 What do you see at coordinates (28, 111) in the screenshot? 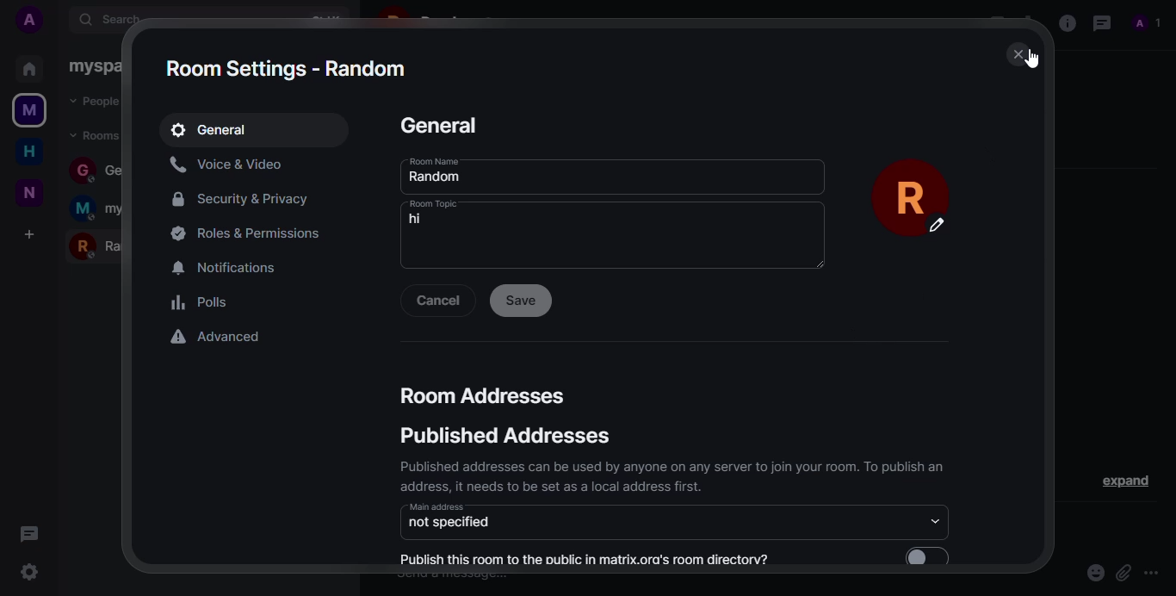
I see `myspace` at bounding box center [28, 111].